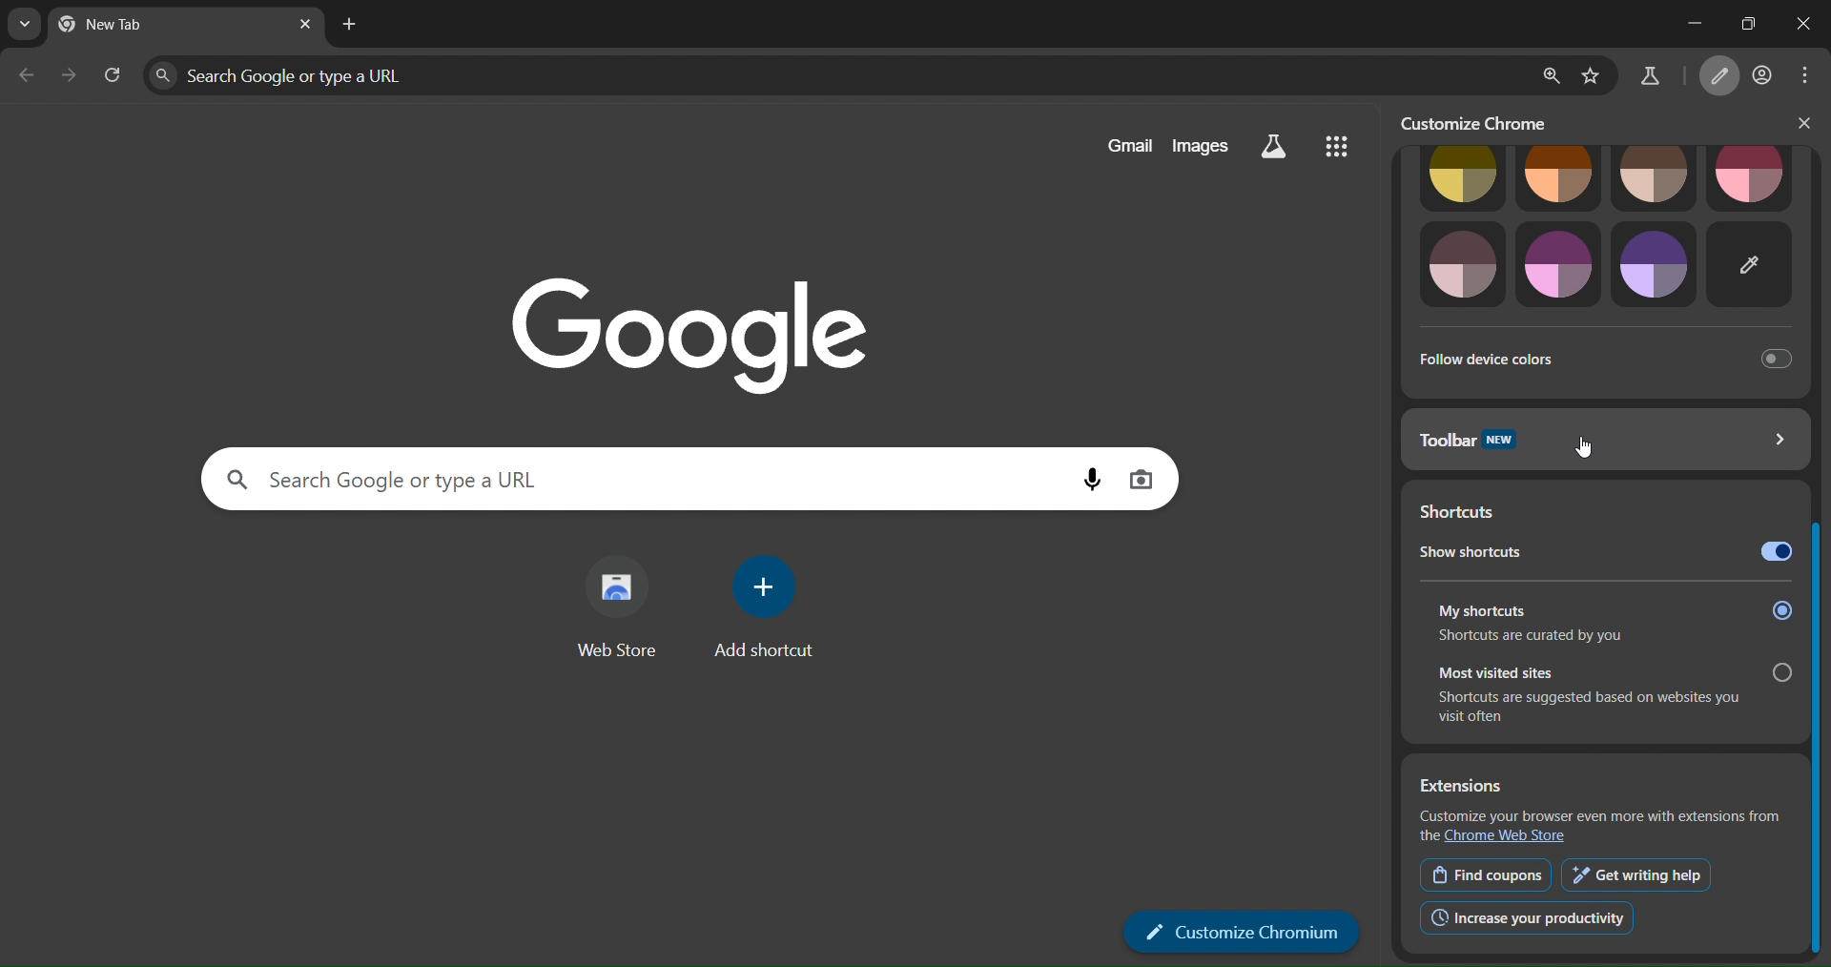  Describe the element at coordinates (1657, 262) in the screenshot. I see `theme` at that location.